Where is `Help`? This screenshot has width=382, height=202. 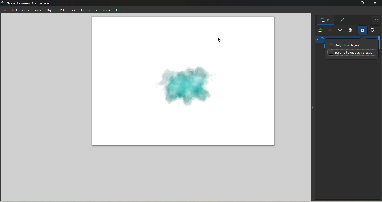
Help is located at coordinates (117, 10).